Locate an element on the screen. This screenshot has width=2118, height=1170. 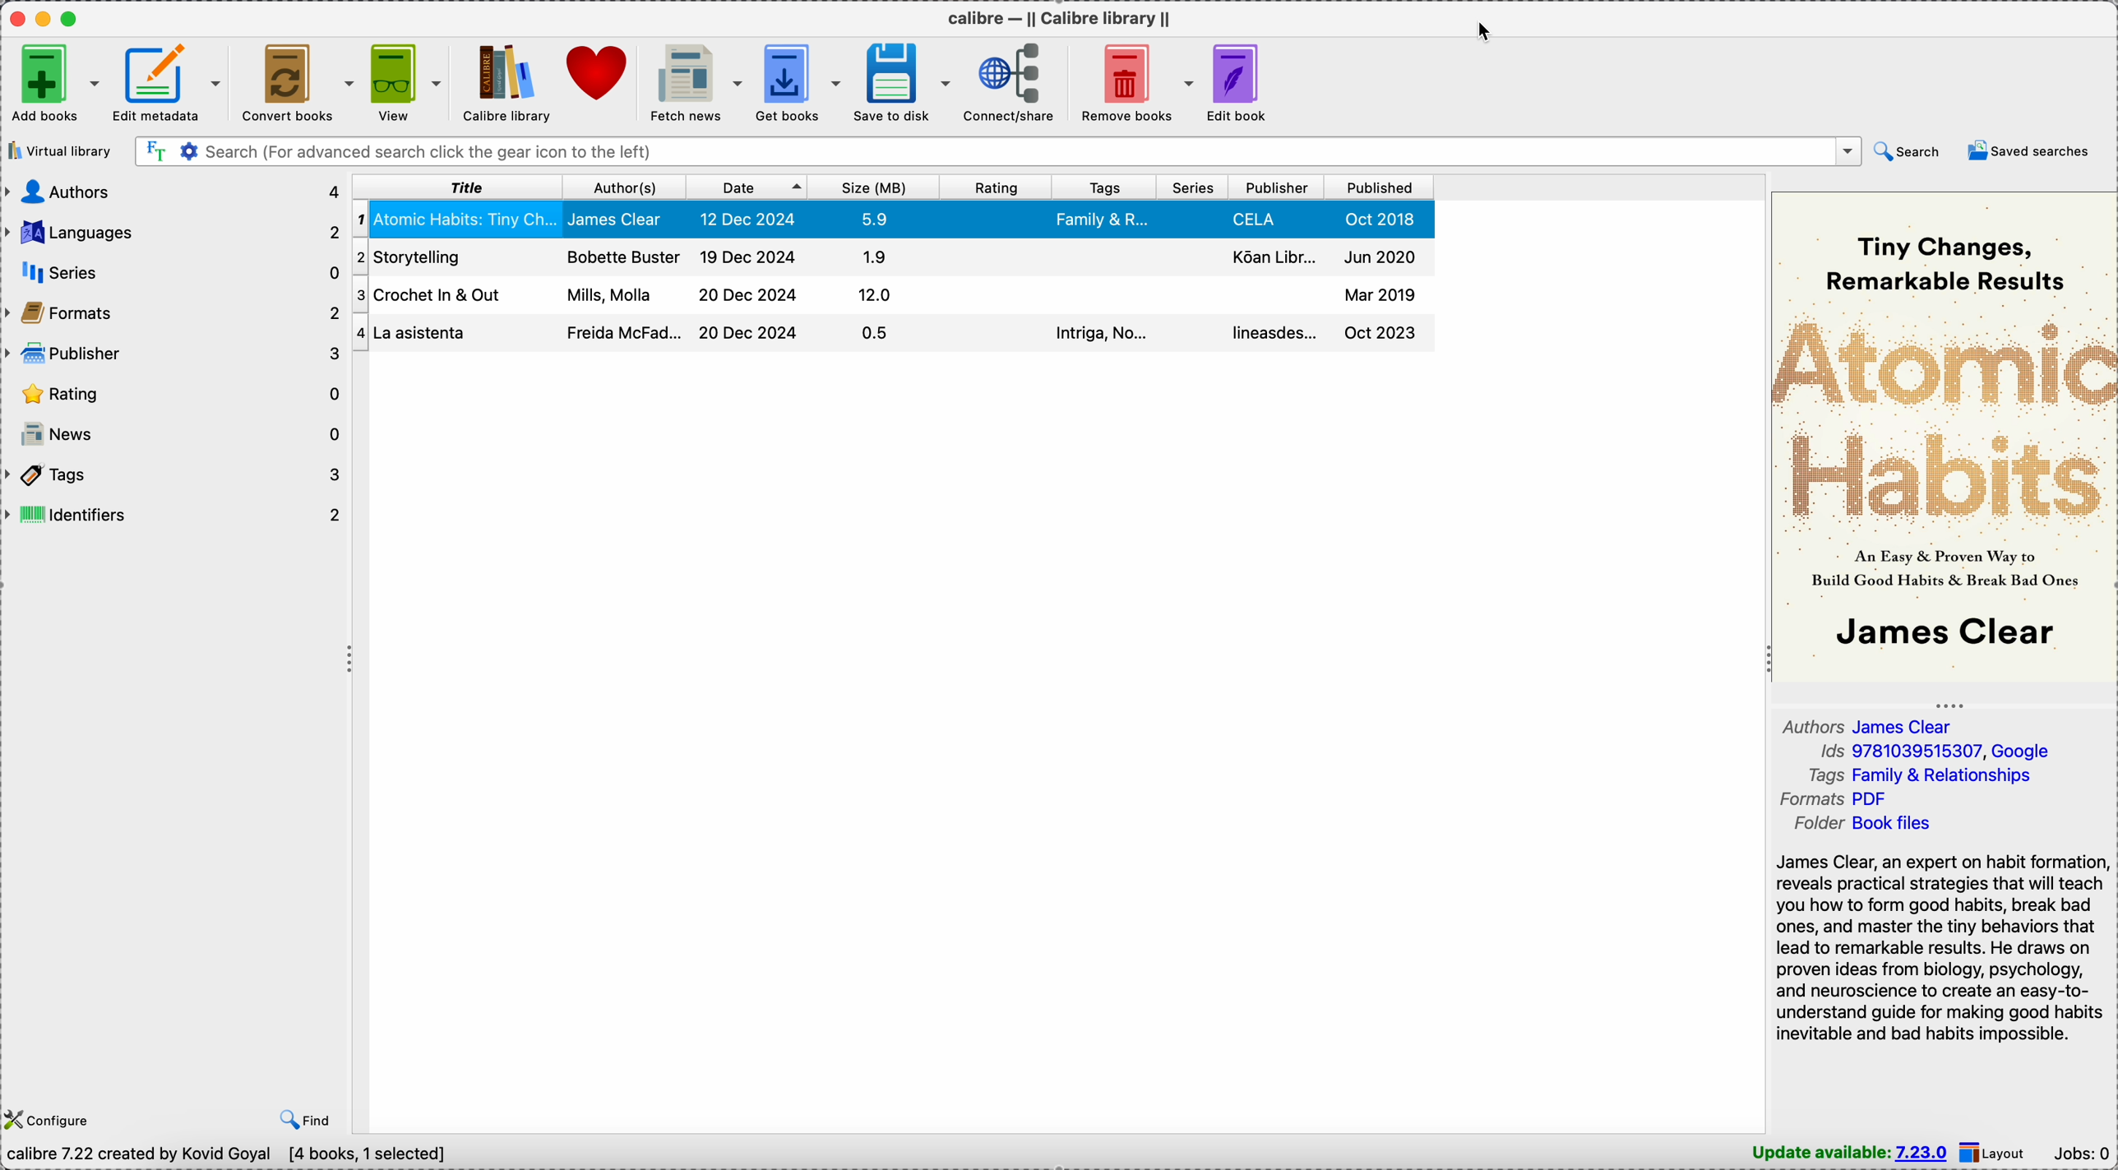
formats is located at coordinates (175, 316).